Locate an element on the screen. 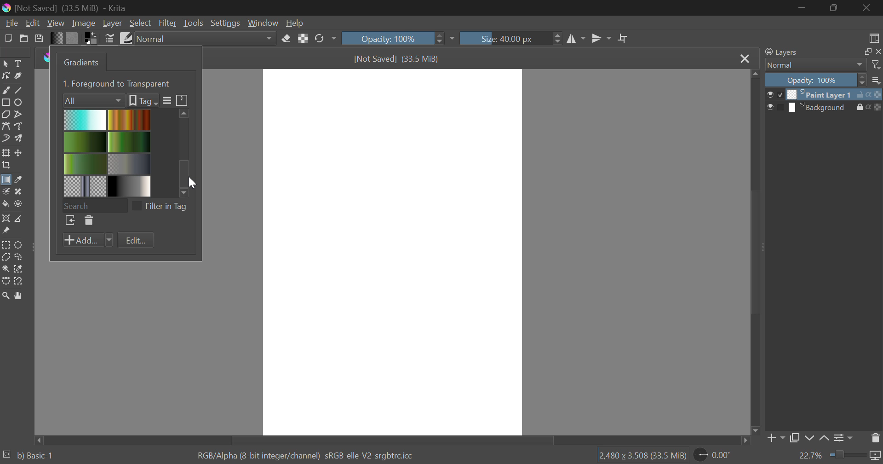  Open is located at coordinates (24, 38).